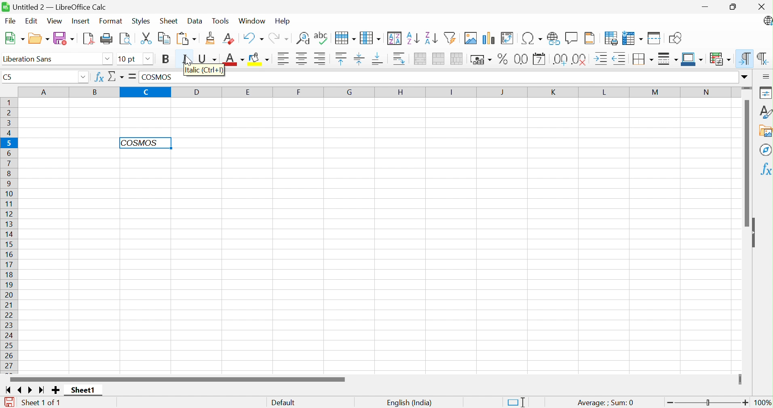  What do you see at coordinates (166, 59) in the screenshot?
I see `Bold` at bounding box center [166, 59].